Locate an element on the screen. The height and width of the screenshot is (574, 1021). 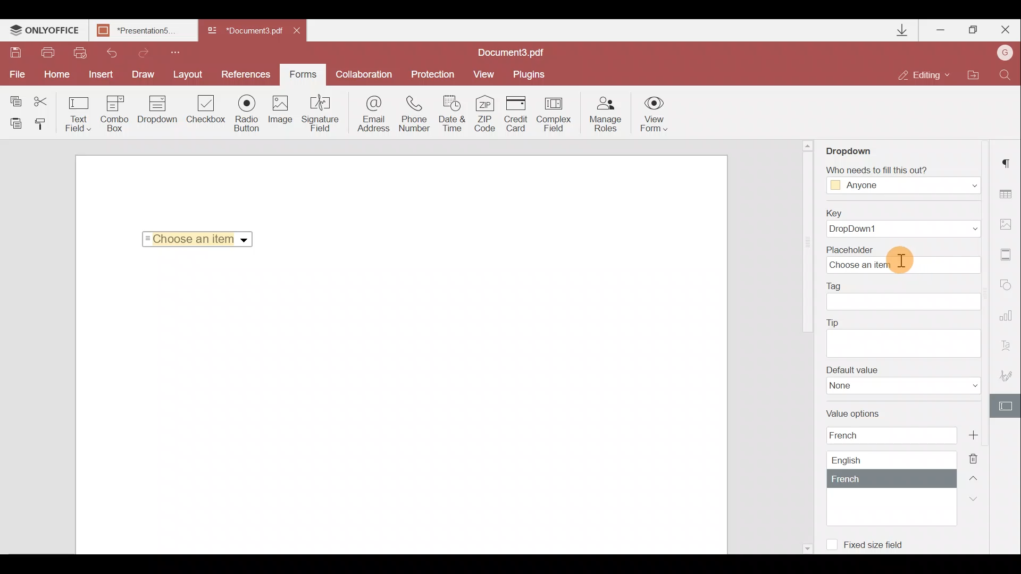
Text field is located at coordinates (79, 114).